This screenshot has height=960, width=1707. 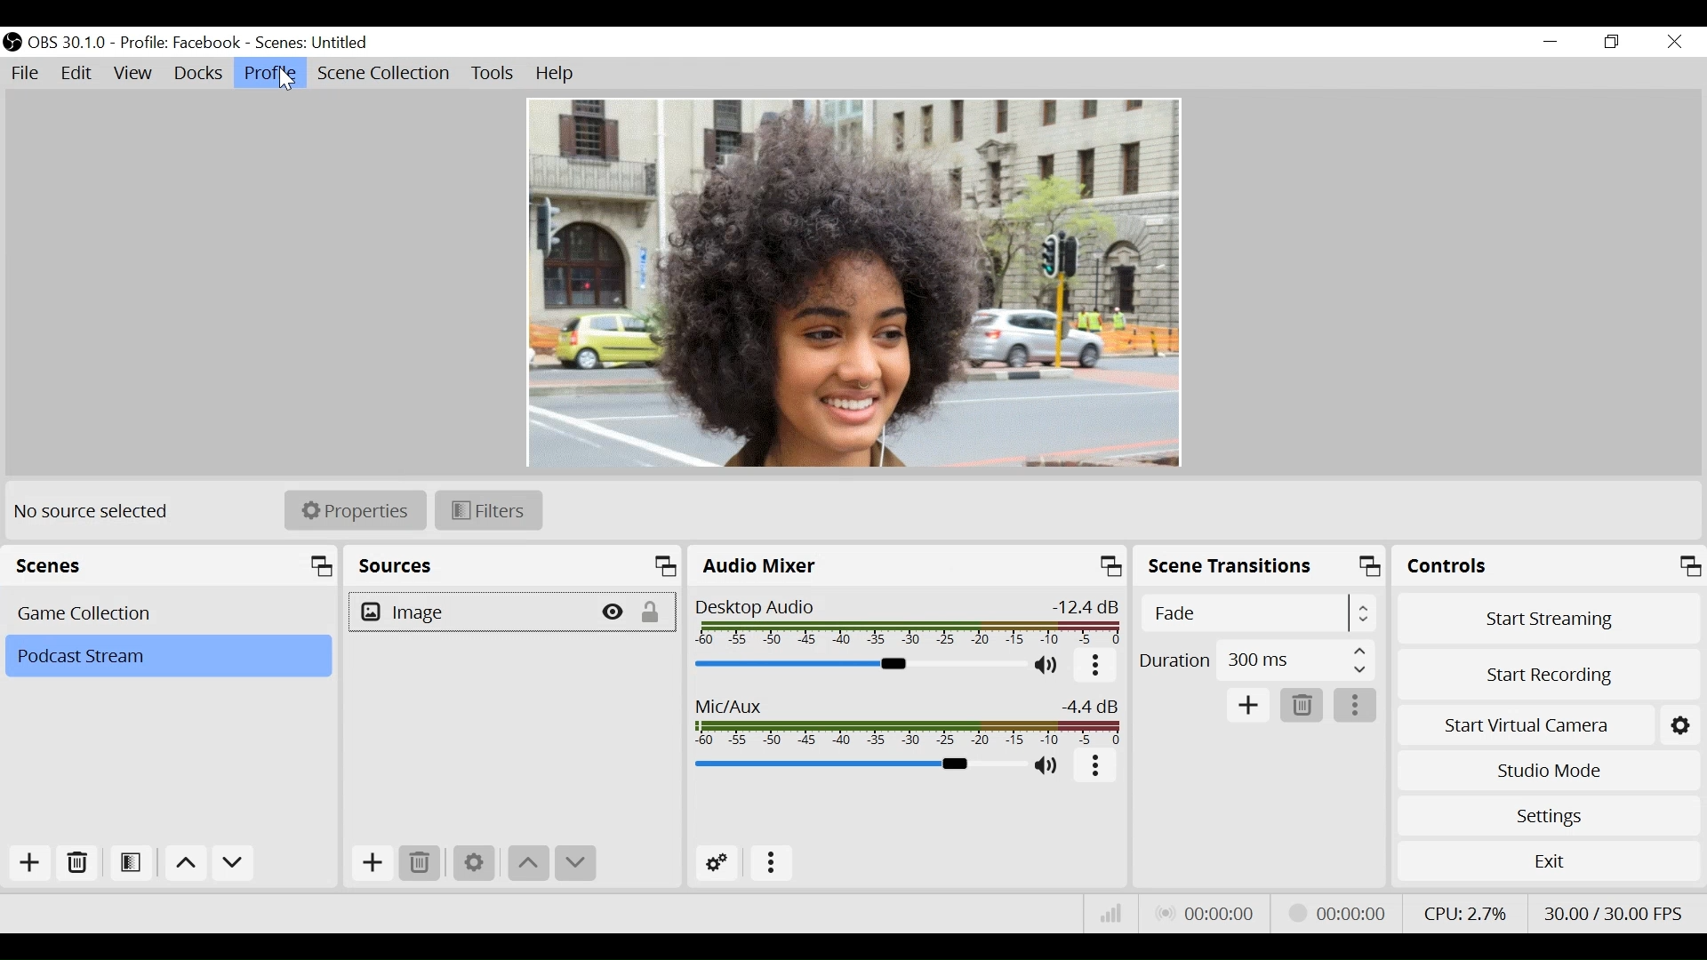 I want to click on OBS Version, so click(x=68, y=44).